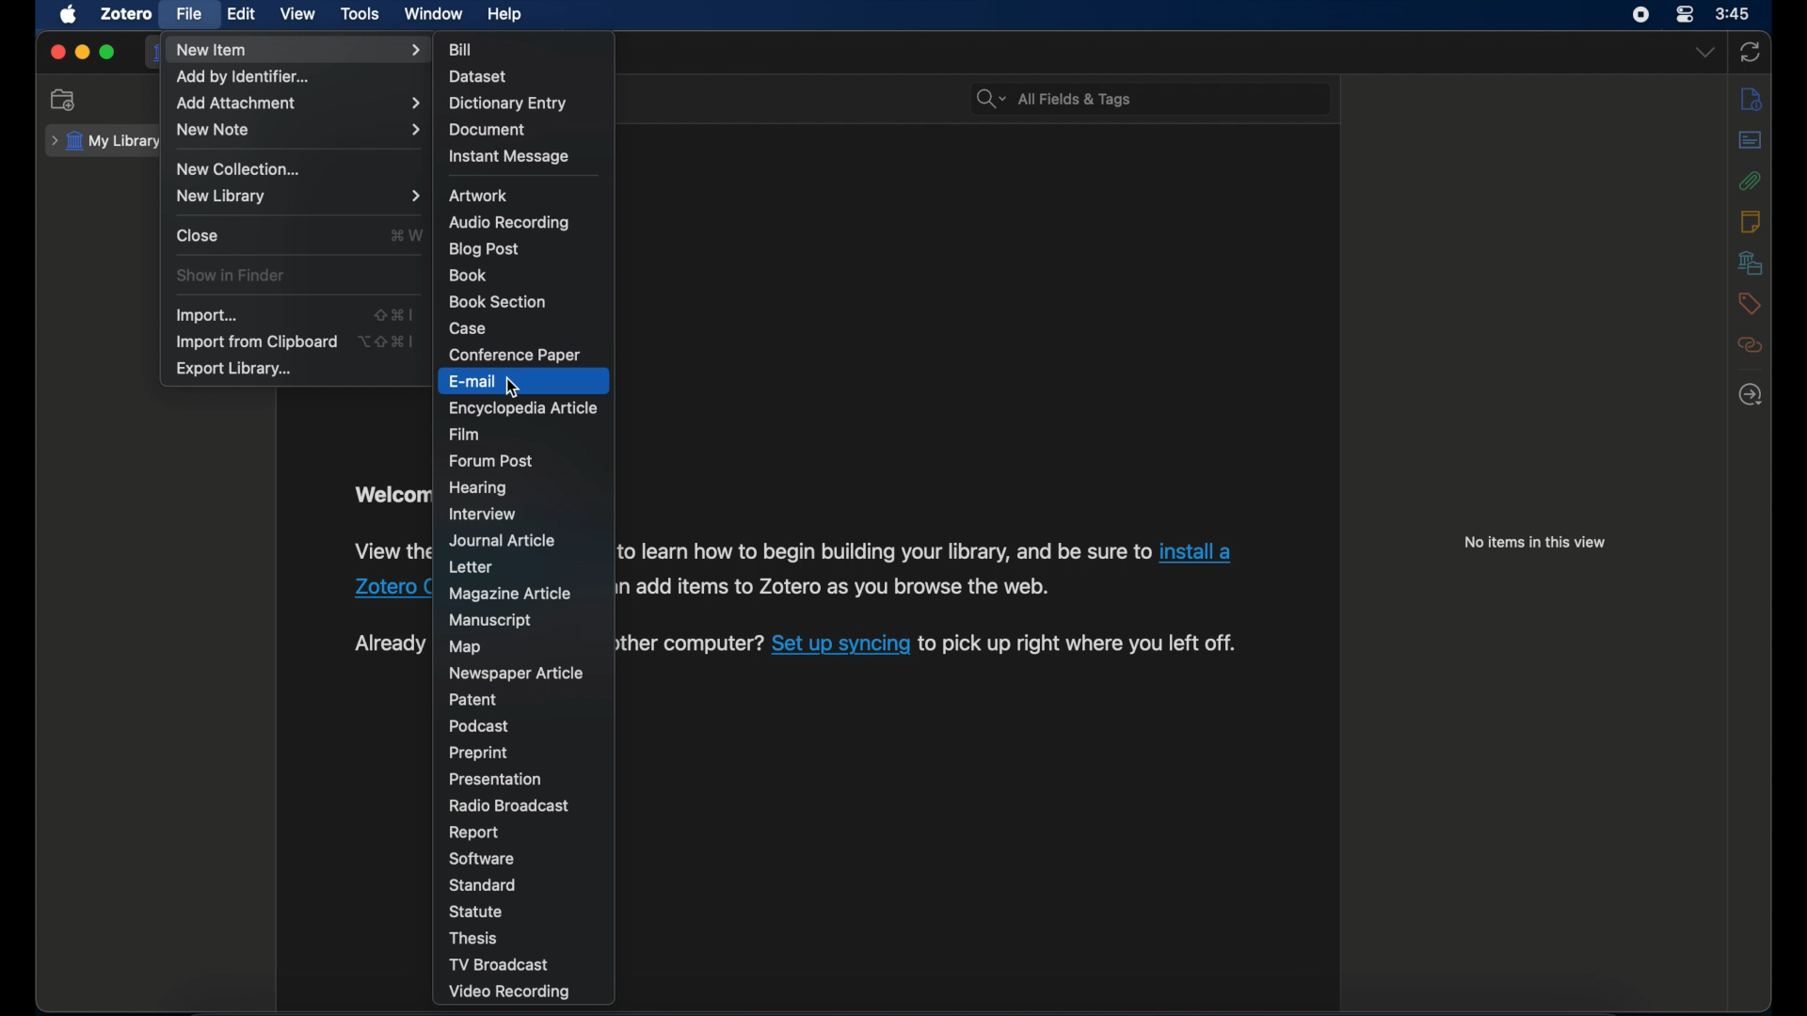  I want to click on bill, so click(463, 47).